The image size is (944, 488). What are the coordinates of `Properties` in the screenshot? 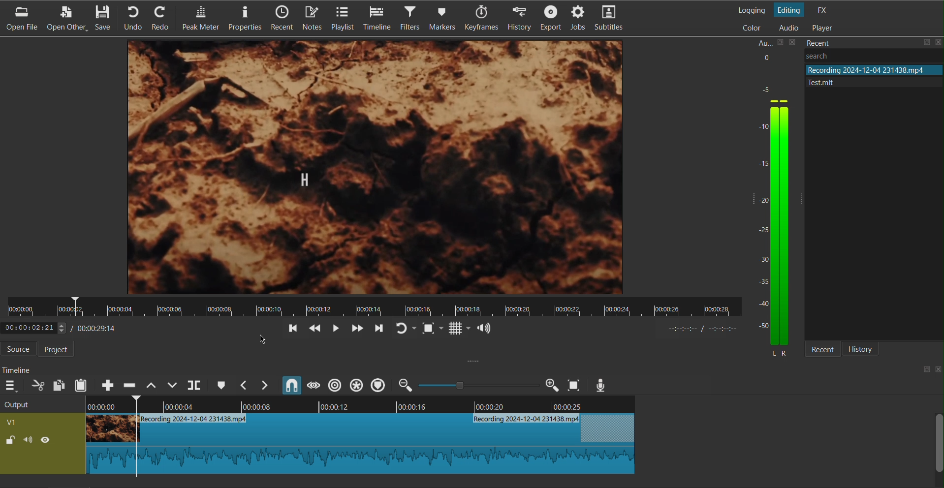 It's located at (243, 19).